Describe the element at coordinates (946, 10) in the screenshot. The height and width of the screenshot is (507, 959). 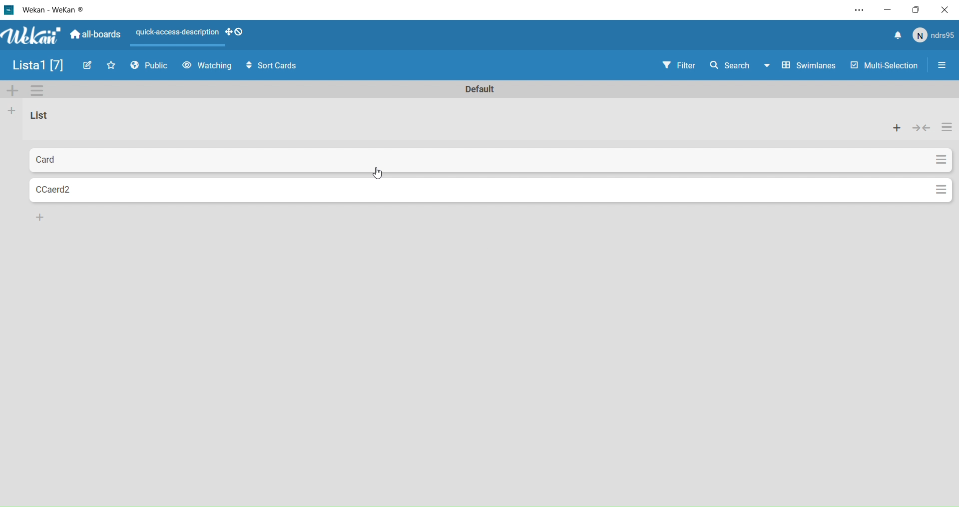
I see `Close` at that location.